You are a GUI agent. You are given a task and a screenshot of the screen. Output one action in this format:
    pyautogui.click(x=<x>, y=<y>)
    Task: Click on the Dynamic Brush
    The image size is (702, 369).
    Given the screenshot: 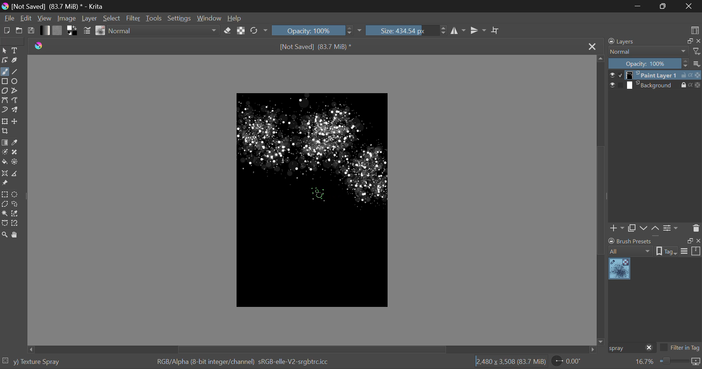 What is the action you would take?
    pyautogui.click(x=4, y=109)
    